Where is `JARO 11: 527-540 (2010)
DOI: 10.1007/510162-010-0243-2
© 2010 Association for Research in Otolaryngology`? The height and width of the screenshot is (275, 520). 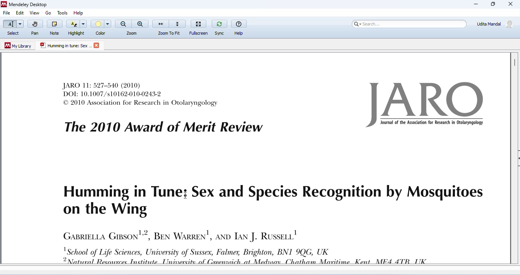 JARO 11: 527-540 (2010)
DOI: 10.1007/510162-010-0243-2
© 2010 Association for Research in Otolaryngology is located at coordinates (141, 94).